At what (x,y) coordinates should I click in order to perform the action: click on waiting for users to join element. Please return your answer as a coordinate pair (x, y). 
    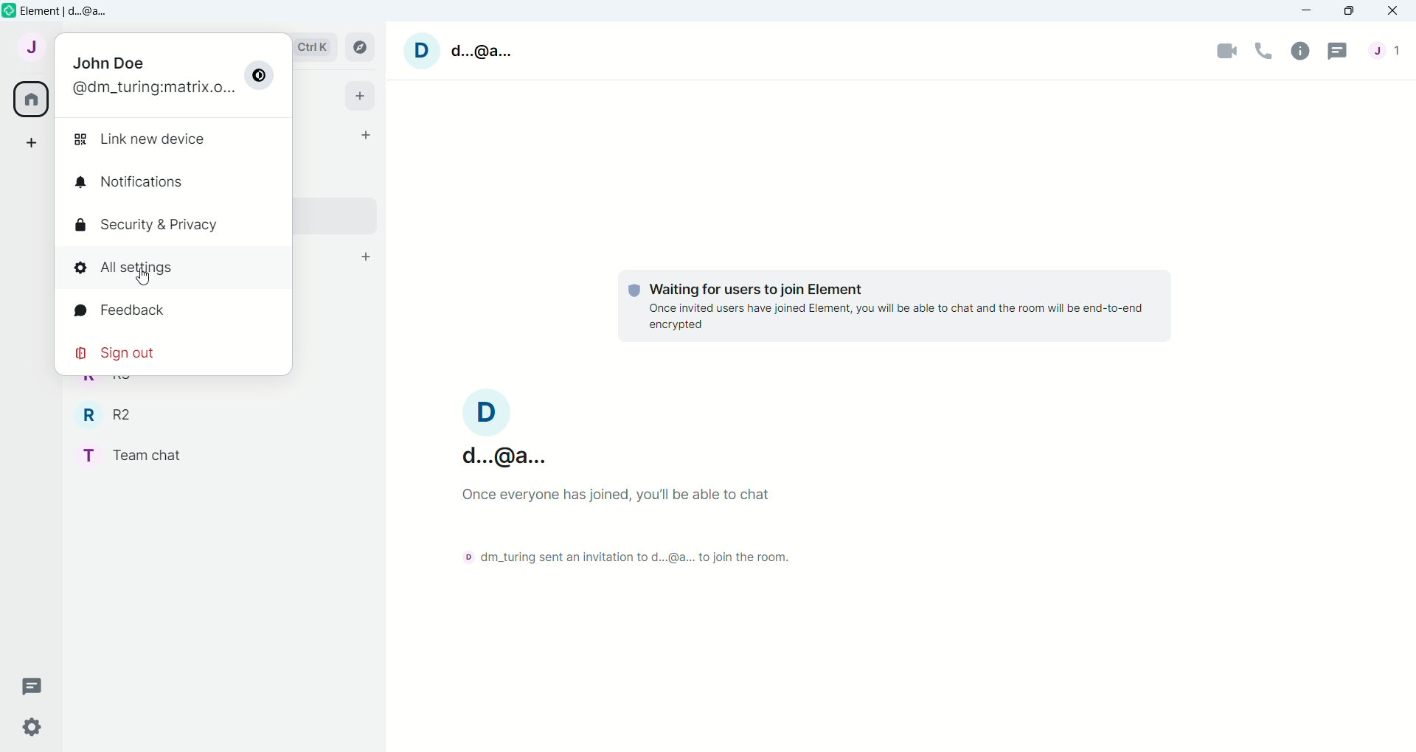
    Looking at the image, I should click on (731, 285).